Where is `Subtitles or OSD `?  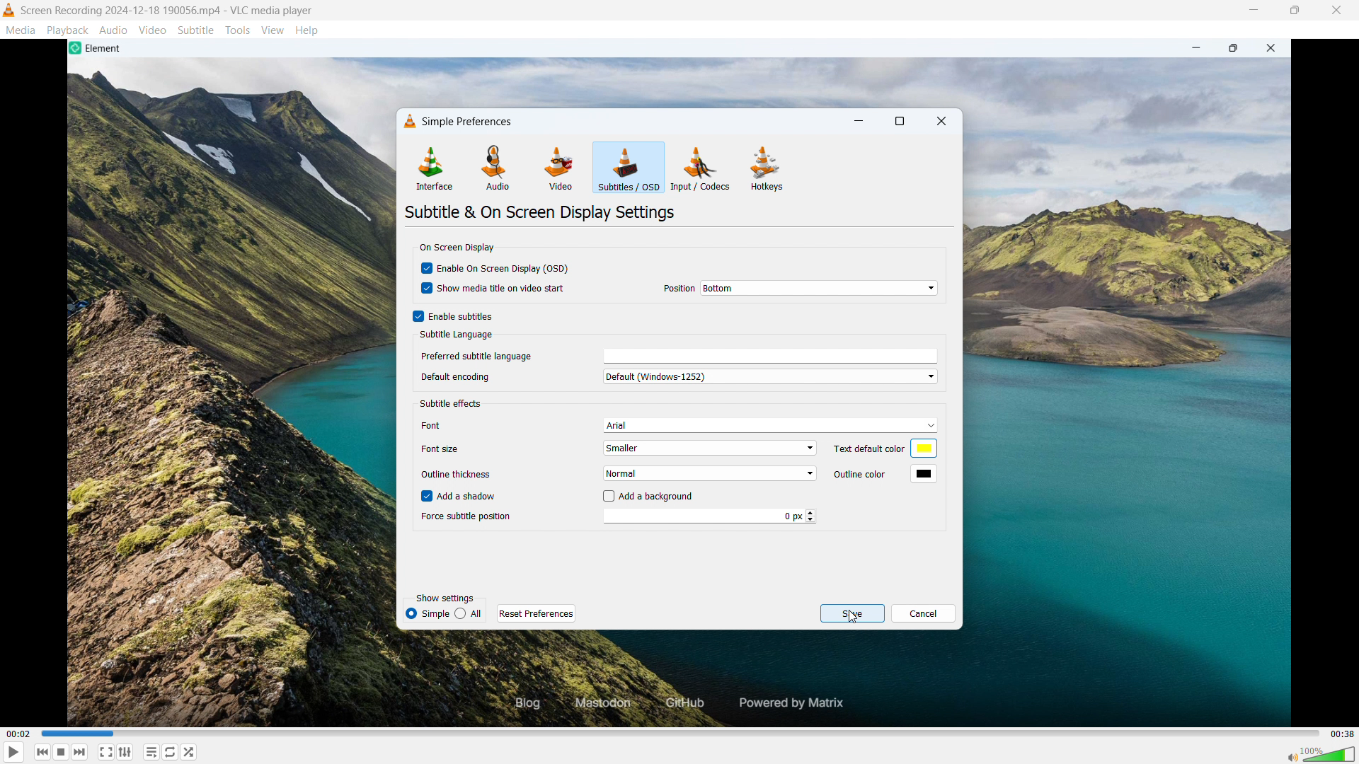 Subtitles or OSD  is located at coordinates (629, 168).